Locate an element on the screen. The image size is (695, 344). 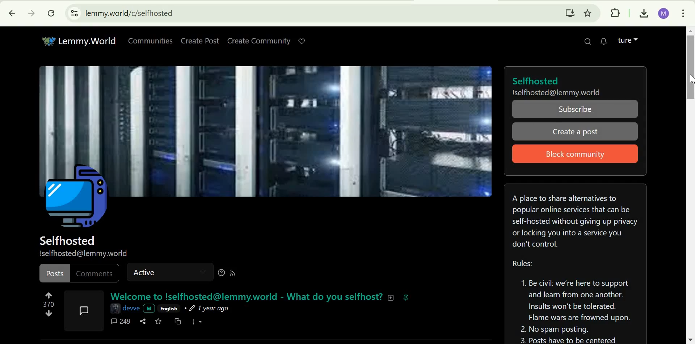
1 year ago is located at coordinates (207, 309).